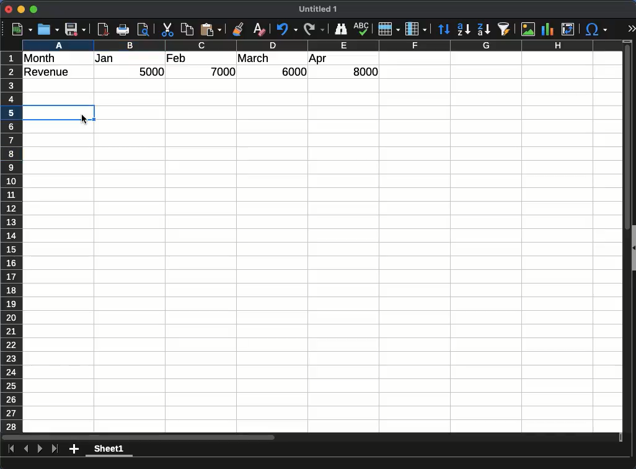 Image resolution: width=636 pixels, height=469 pixels. I want to click on 5000, so click(151, 71).